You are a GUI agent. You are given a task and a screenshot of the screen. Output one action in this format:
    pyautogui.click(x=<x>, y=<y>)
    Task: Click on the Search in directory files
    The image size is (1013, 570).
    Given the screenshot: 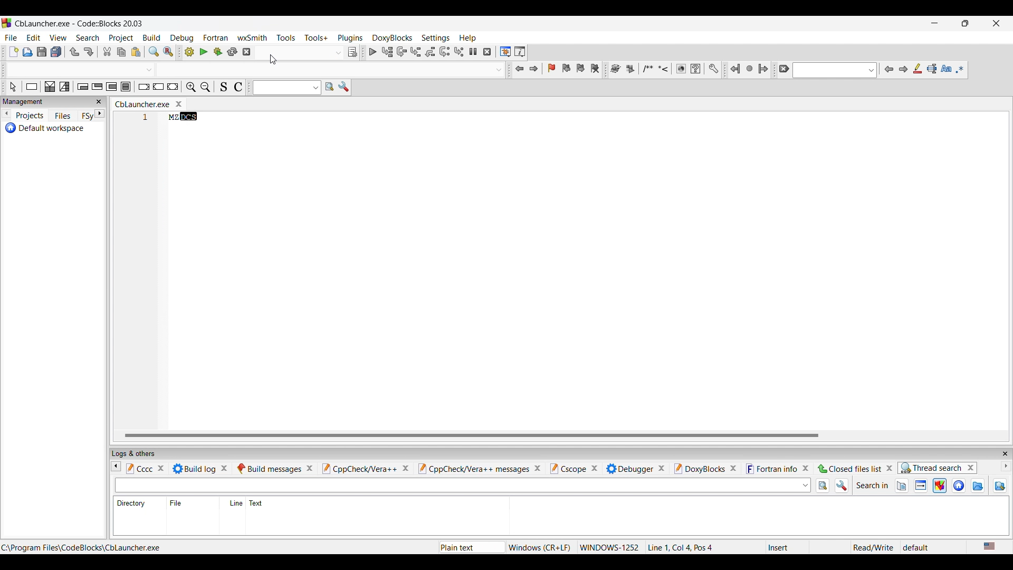 What is the action you would take?
    pyautogui.click(x=978, y=486)
    